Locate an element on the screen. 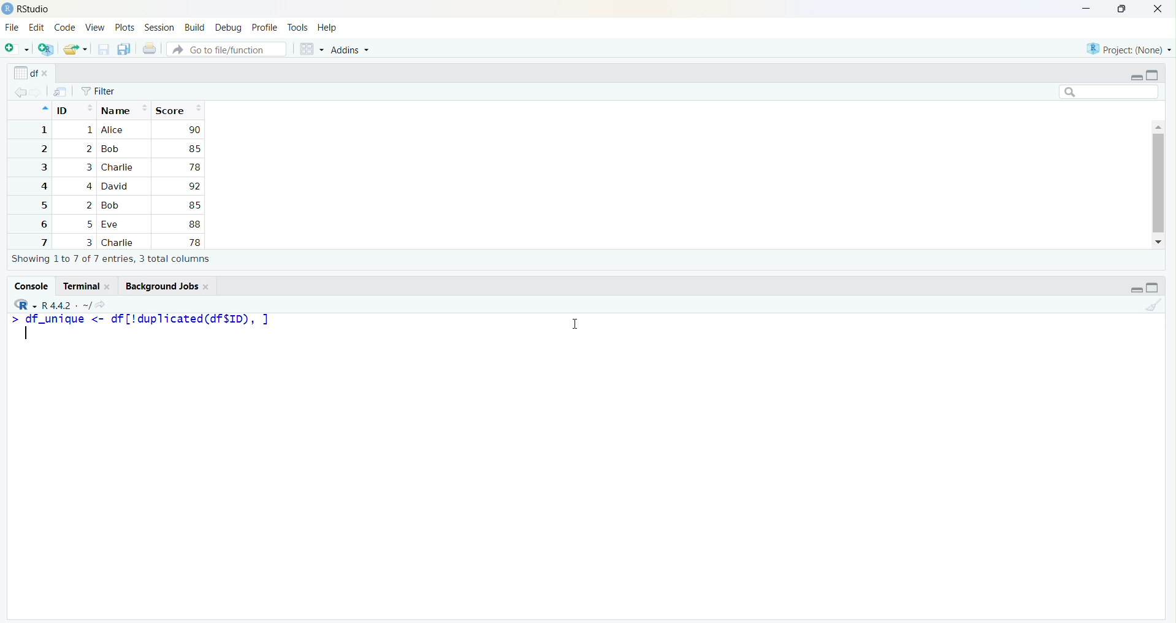  up is located at coordinates (44, 109).